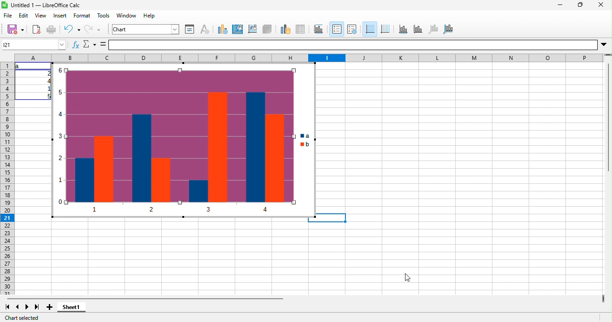  What do you see at coordinates (223, 30) in the screenshot?
I see `chart type` at bounding box center [223, 30].